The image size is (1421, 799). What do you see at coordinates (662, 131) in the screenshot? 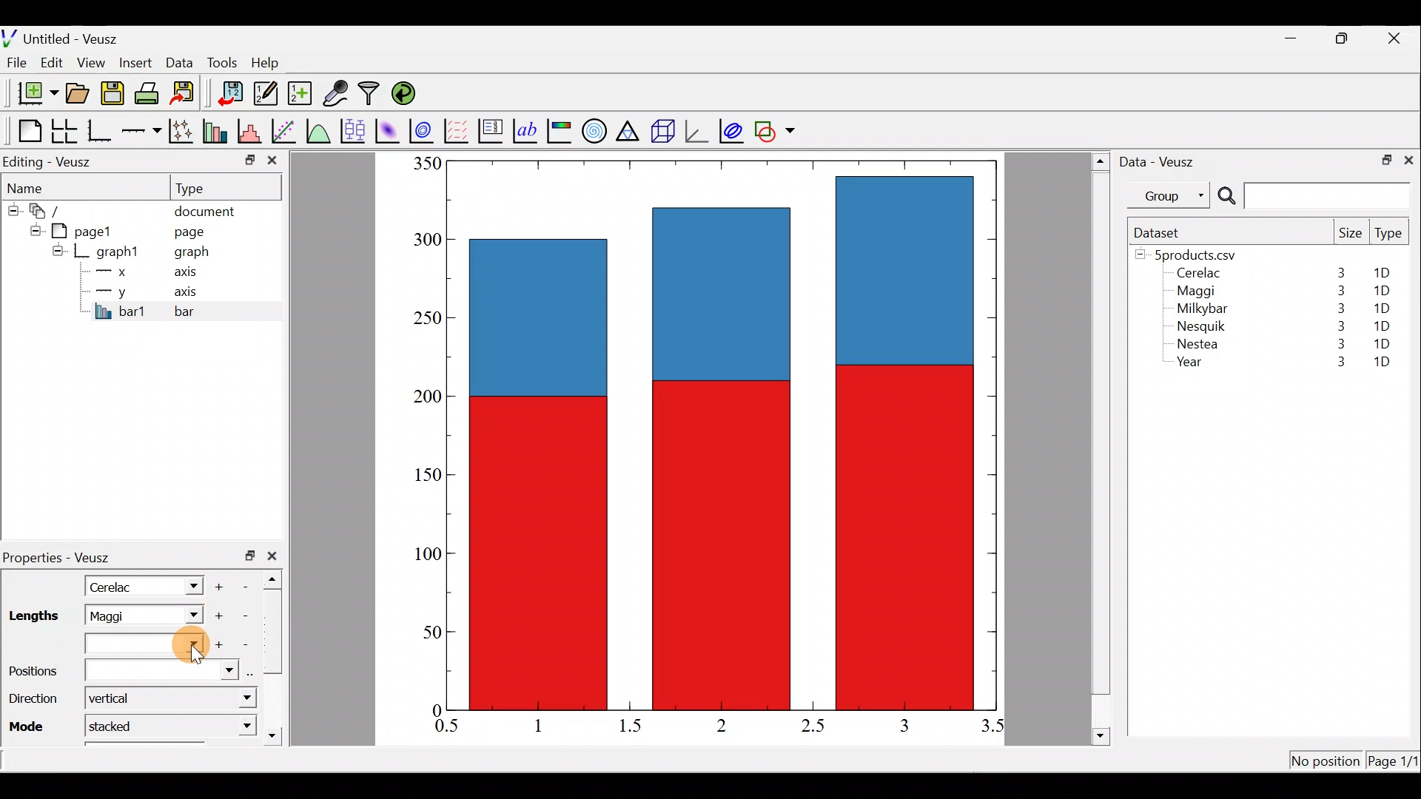
I see `3d scene` at bounding box center [662, 131].